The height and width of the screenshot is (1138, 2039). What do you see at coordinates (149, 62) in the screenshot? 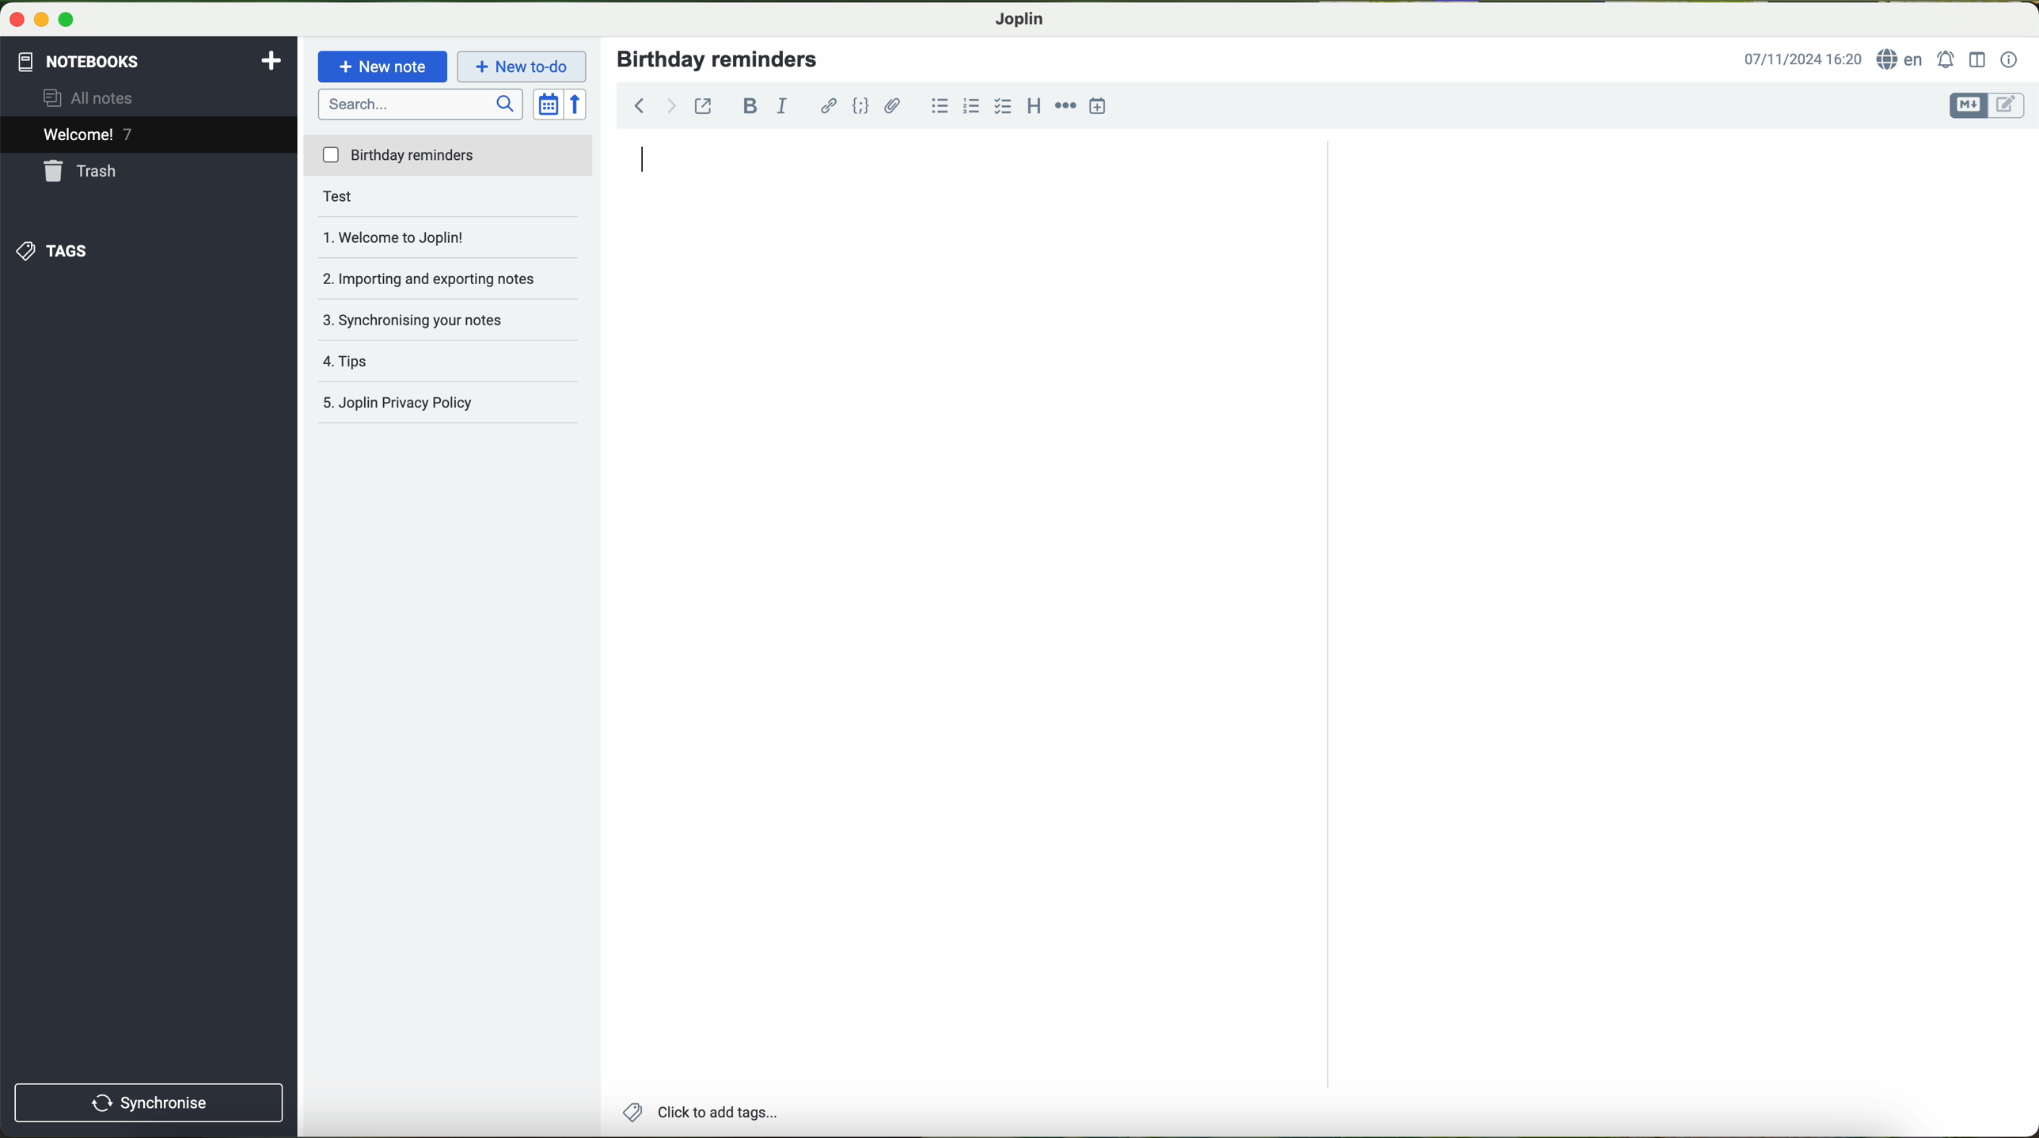
I see `notebooks tab` at bounding box center [149, 62].